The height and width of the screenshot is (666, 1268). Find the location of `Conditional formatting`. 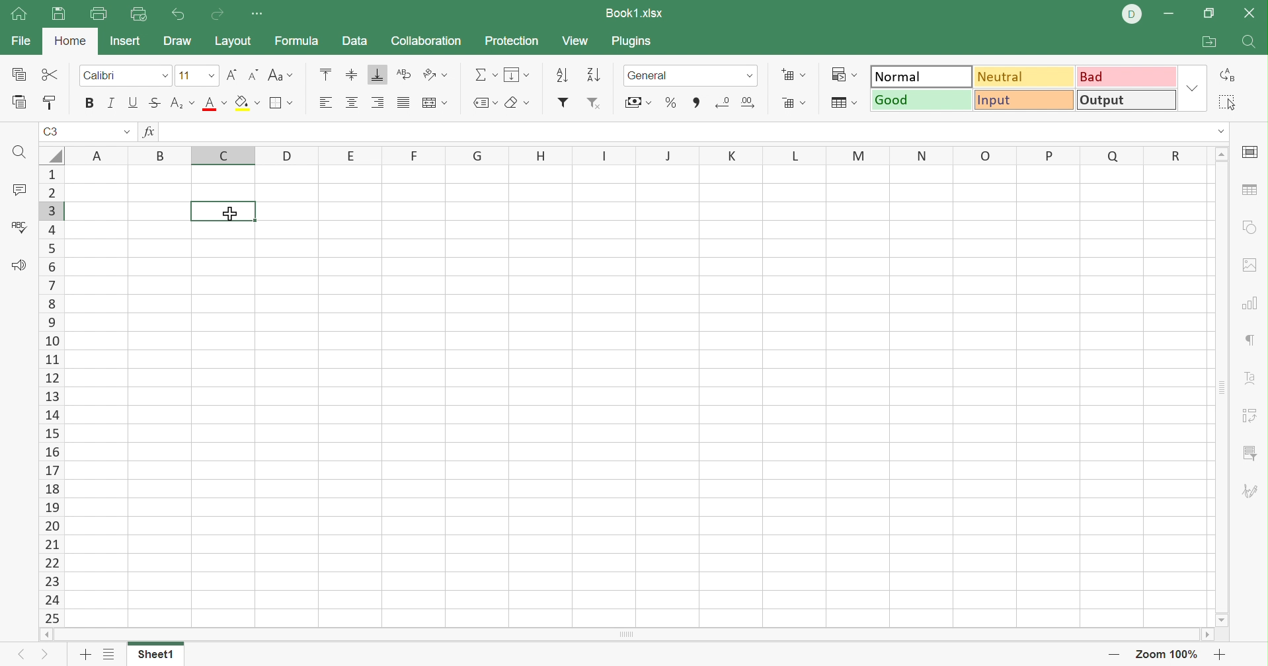

Conditional formatting is located at coordinates (848, 73).